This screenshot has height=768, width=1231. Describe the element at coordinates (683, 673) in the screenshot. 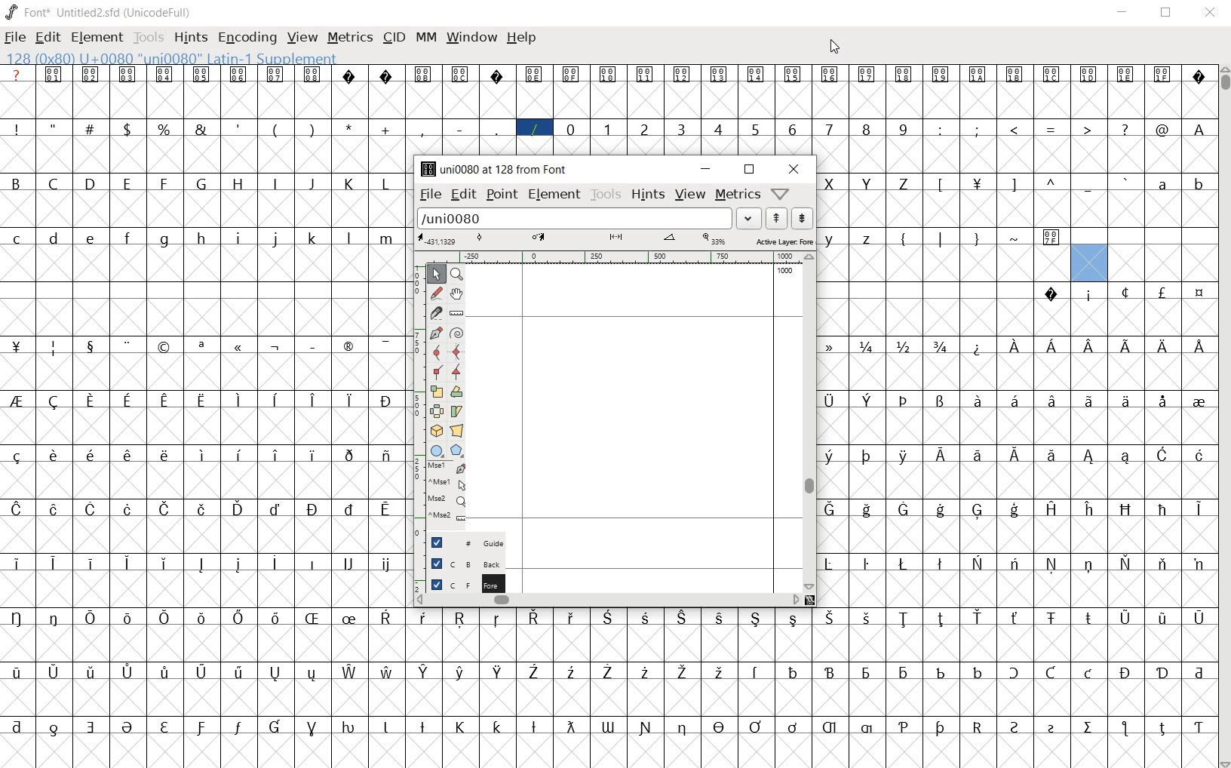

I see `glyph` at that location.